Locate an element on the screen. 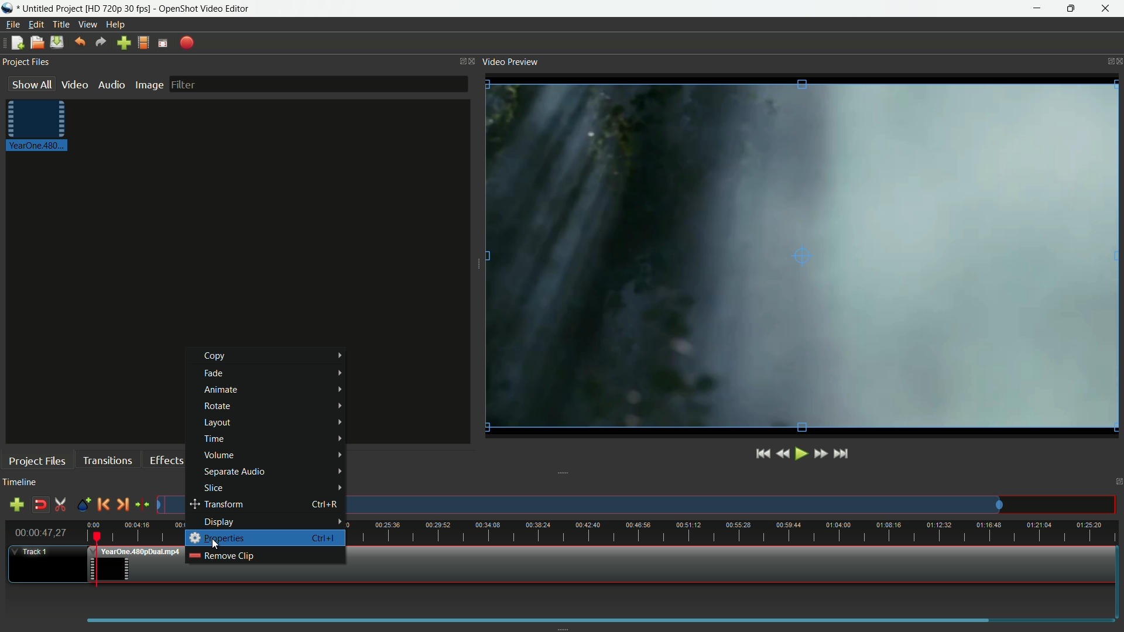 The height and width of the screenshot is (632, 1124). project file is located at coordinates (40, 126).